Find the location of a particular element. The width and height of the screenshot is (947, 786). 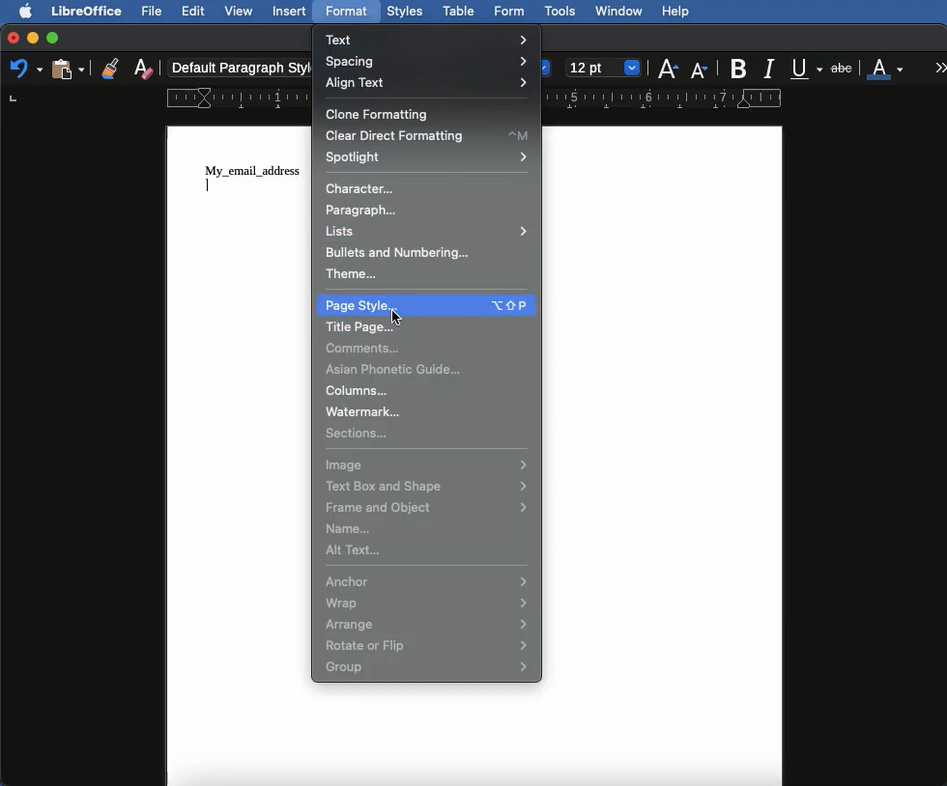

Alt text is located at coordinates (357, 550).